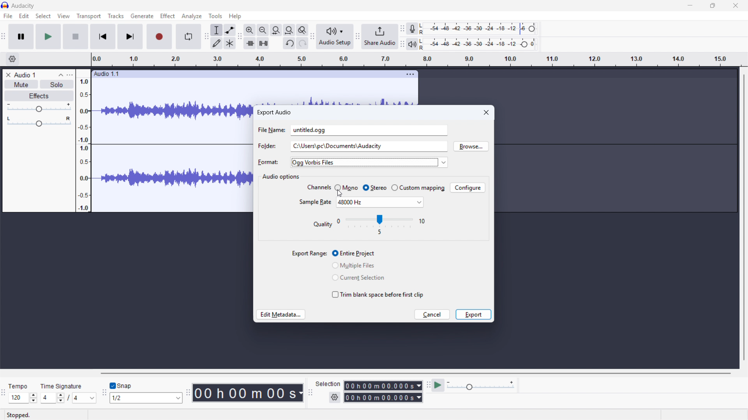 The image size is (748, 420). I want to click on Timestamp , so click(249, 393).